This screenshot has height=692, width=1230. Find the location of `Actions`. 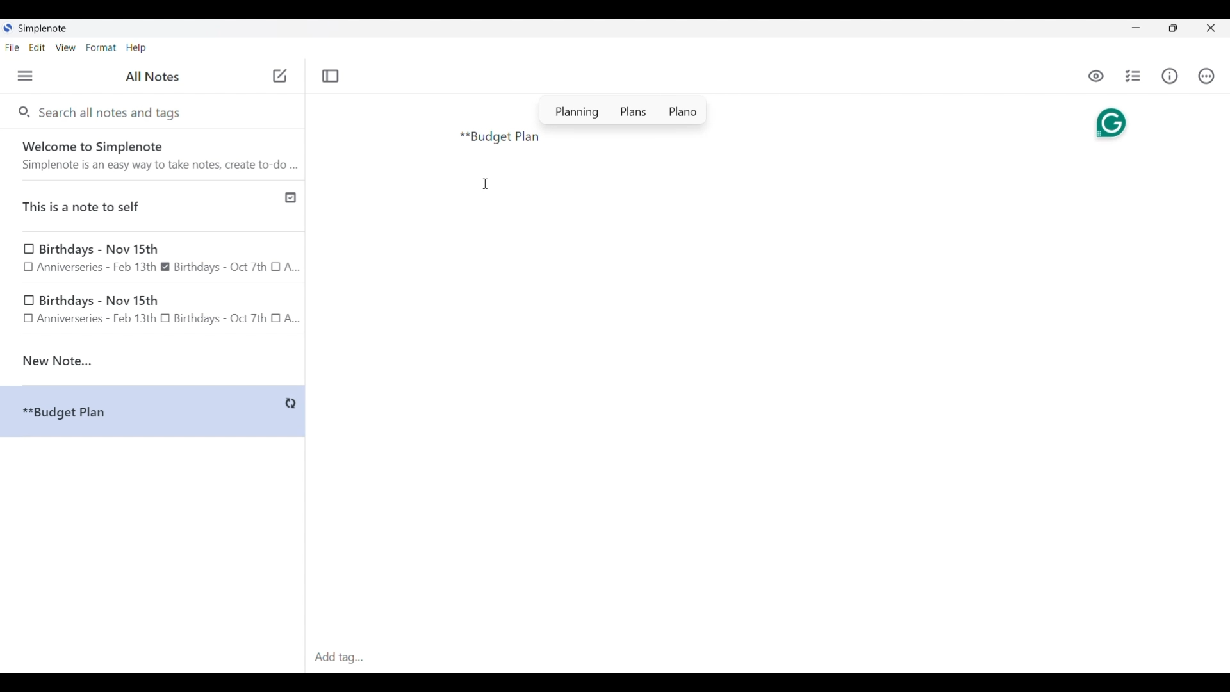

Actions is located at coordinates (1206, 76).